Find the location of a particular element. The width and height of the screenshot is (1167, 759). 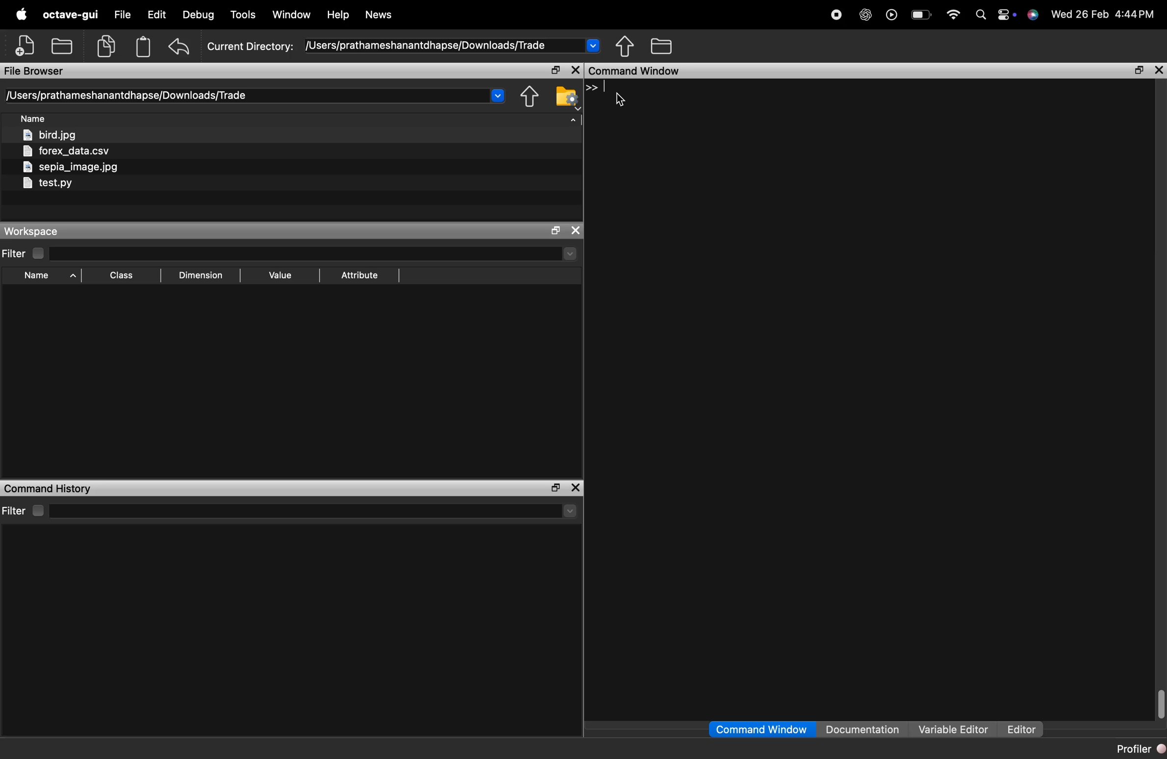

Drop-down  is located at coordinates (570, 253).